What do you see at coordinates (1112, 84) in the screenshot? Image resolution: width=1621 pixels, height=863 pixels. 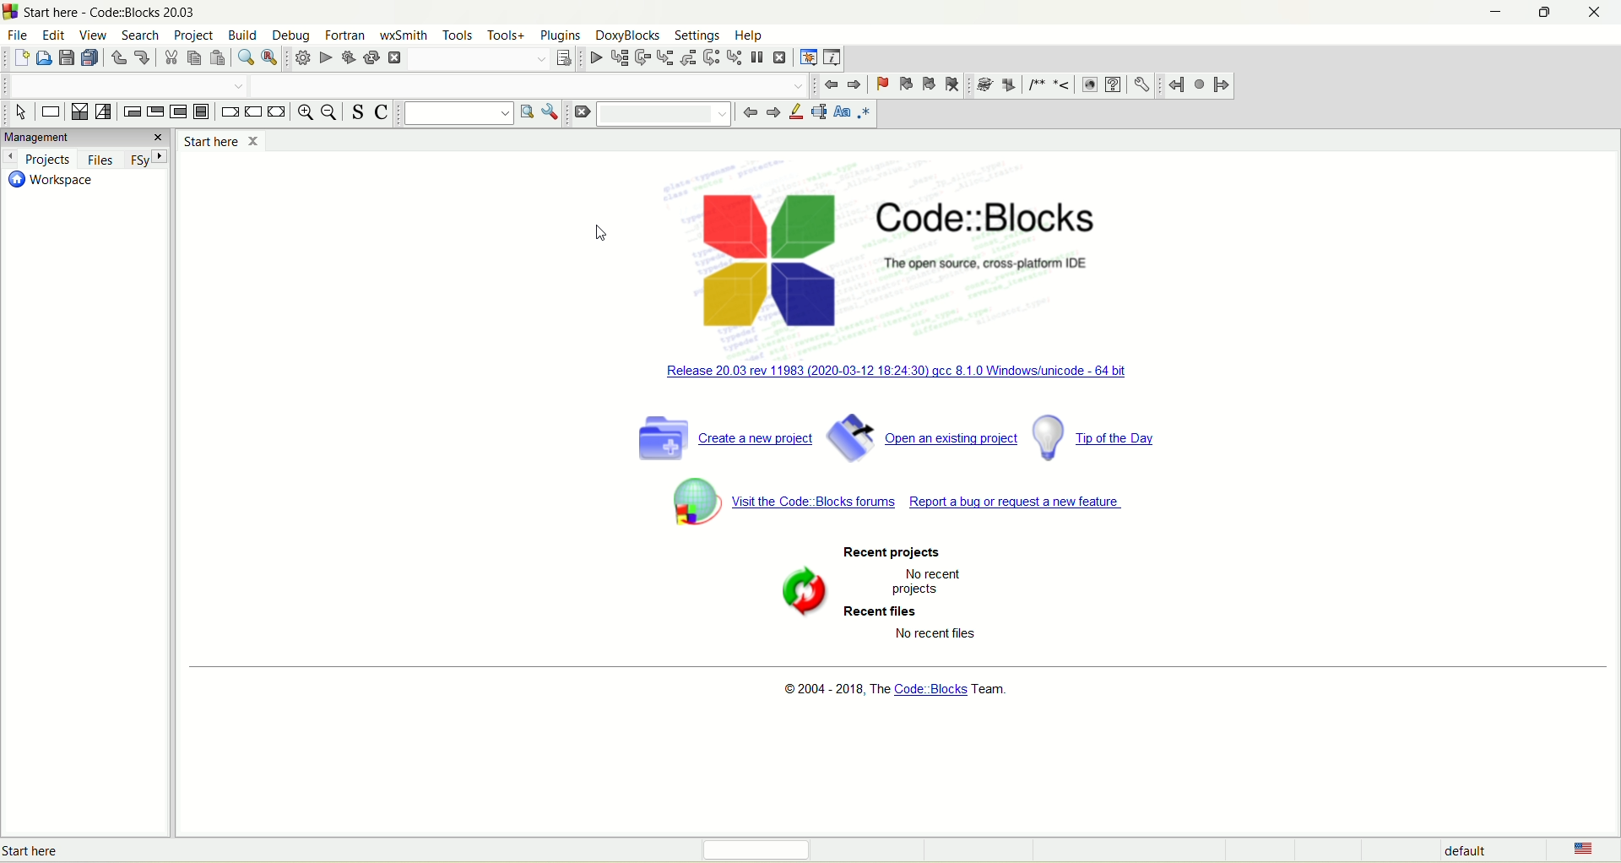 I see `help` at bounding box center [1112, 84].